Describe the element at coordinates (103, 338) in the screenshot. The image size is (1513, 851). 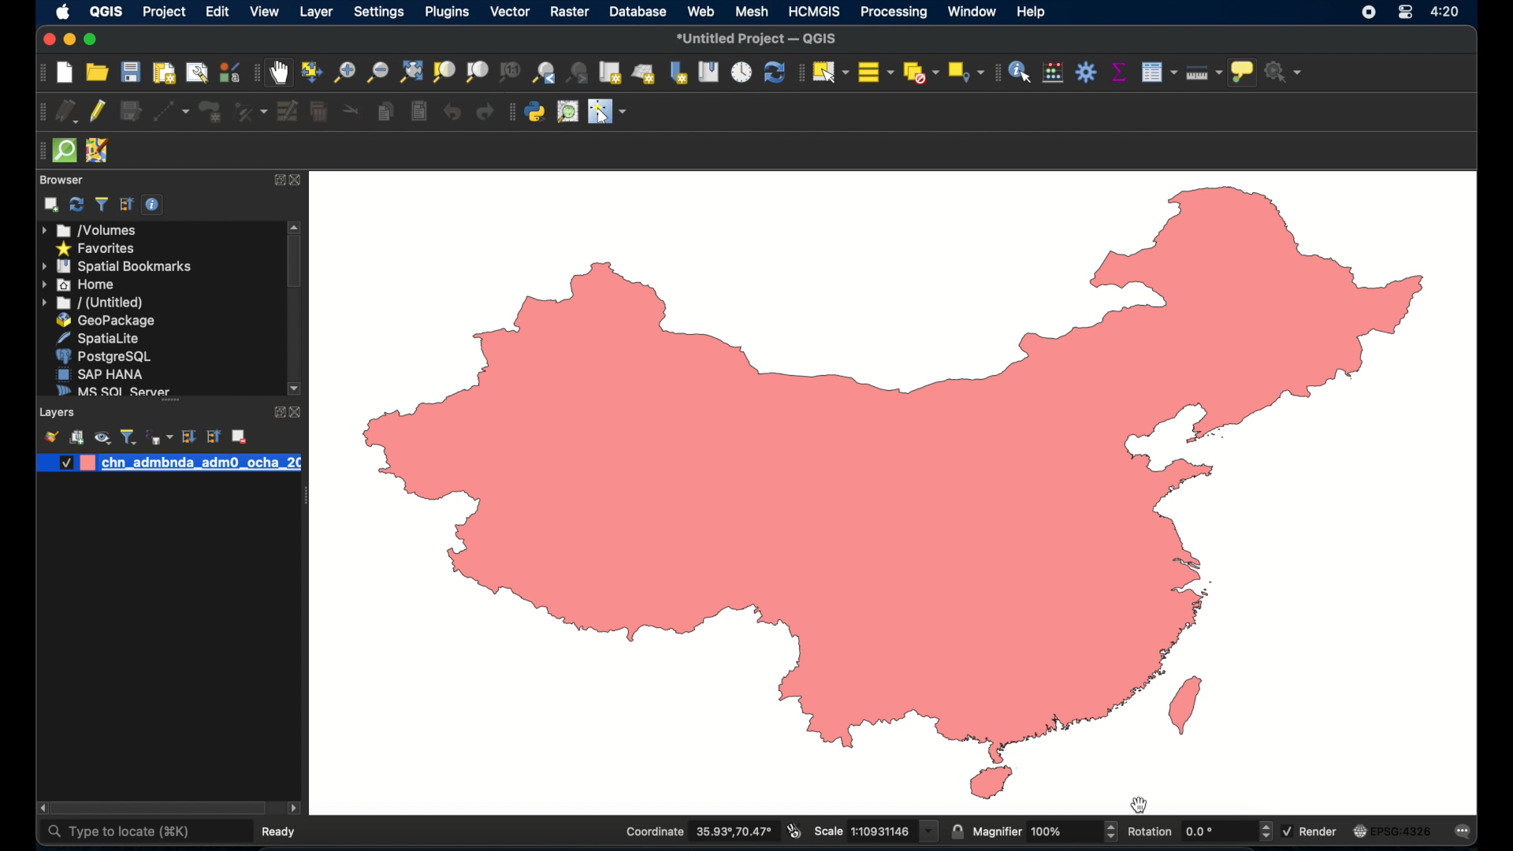
I see `spatiallite` at that location.